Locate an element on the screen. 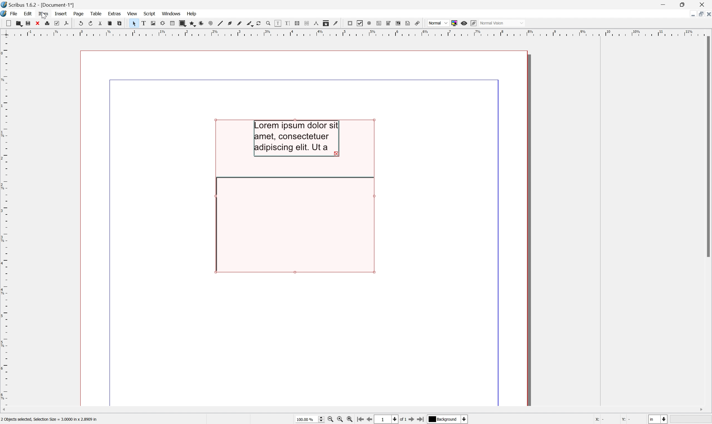 This screenshot has height=424, width=712. Table is located at coordinates (172, 23).